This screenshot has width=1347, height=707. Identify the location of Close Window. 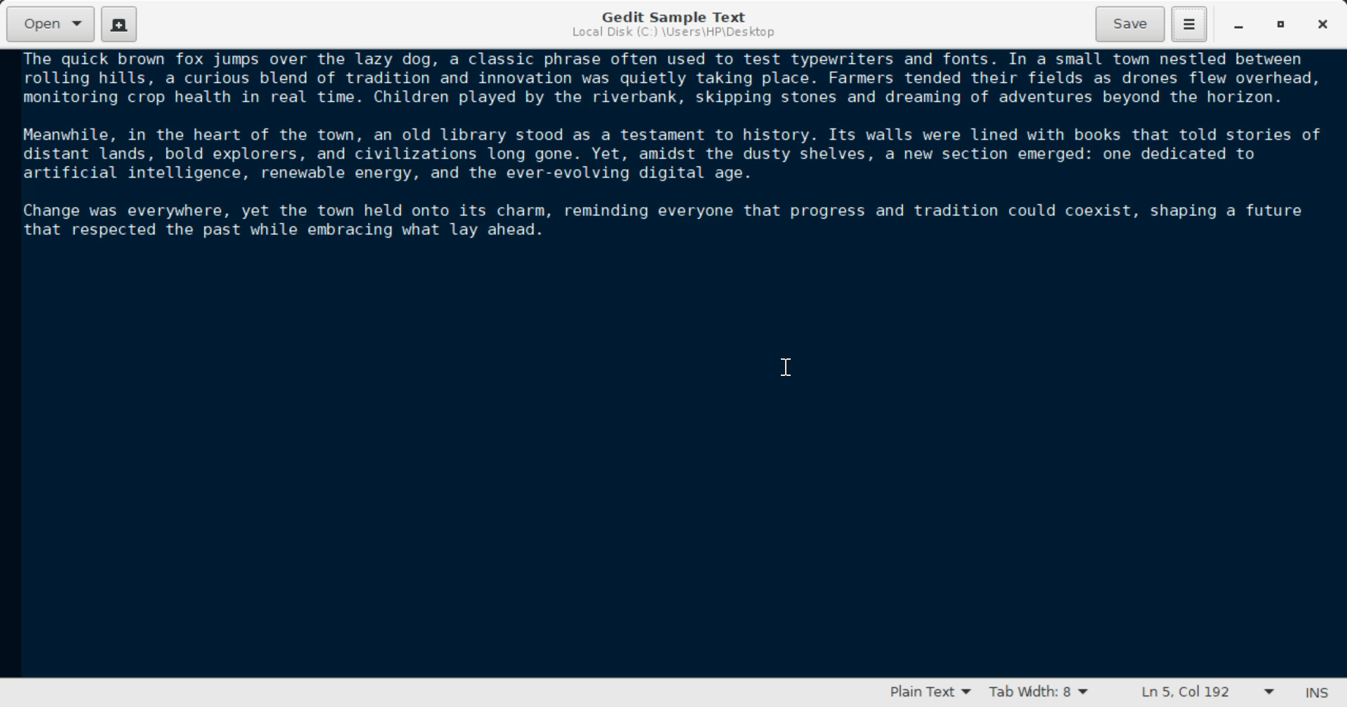
(1321, 25).